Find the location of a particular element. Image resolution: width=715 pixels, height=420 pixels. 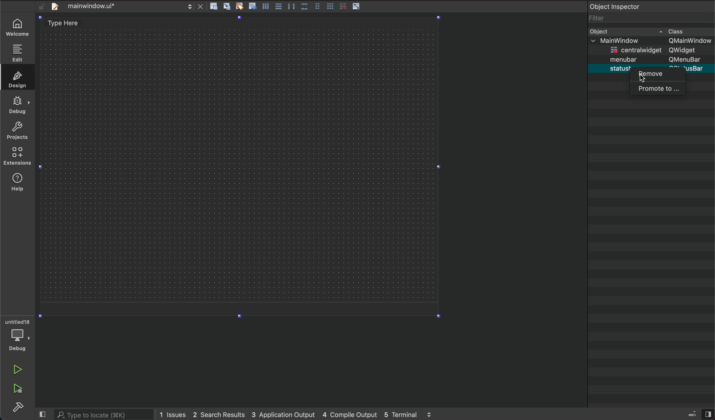

menubar Qmenubar is located at coordinates (657, 60).